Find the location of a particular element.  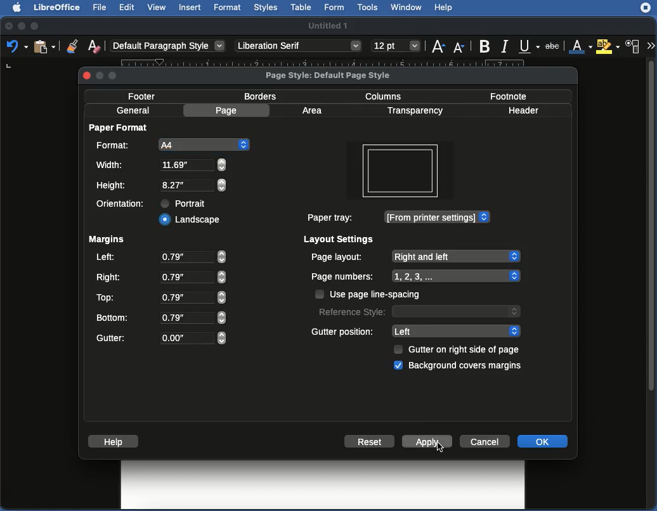

size is located at coordinates (395, 46).